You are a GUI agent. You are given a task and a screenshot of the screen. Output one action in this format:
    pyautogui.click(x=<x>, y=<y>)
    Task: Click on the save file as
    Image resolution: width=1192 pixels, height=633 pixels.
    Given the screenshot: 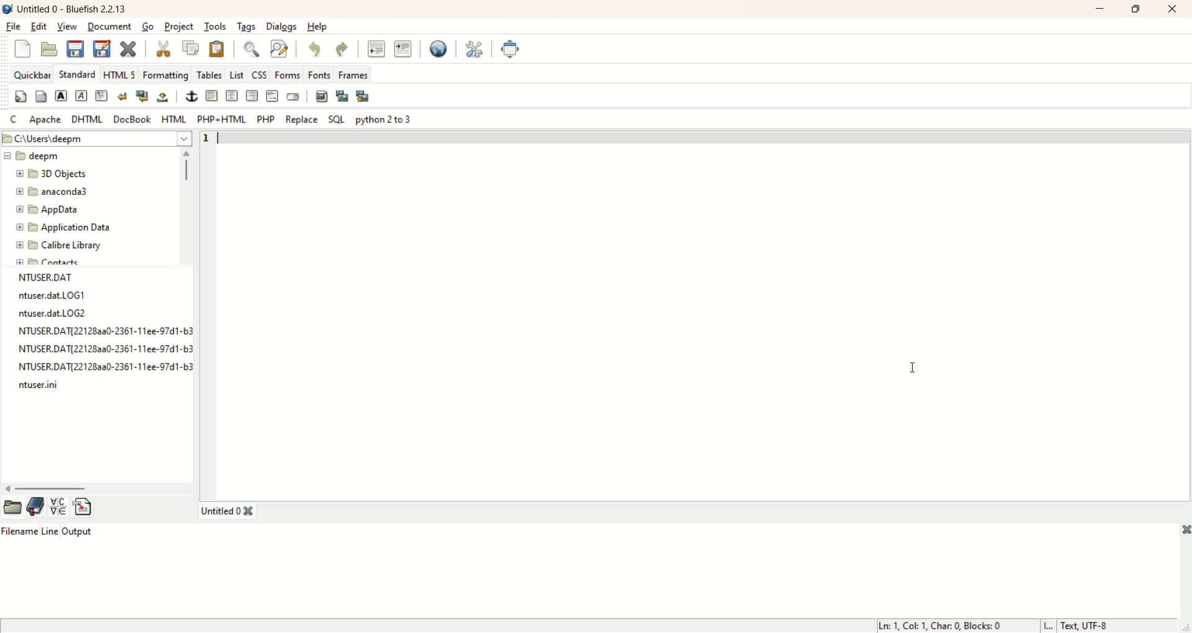 What is the action you would take?
    pyautogui.click(x=101, y=48)
    